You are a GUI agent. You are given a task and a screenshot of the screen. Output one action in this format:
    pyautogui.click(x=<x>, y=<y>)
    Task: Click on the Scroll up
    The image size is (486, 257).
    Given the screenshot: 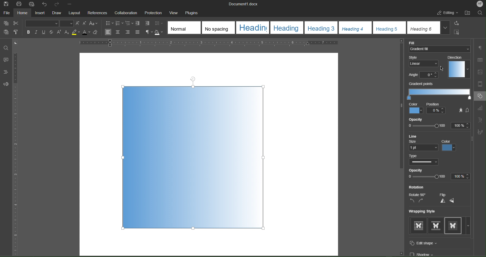 What is the action you would take?
    pyautogui.click(x=400, y=41)
    